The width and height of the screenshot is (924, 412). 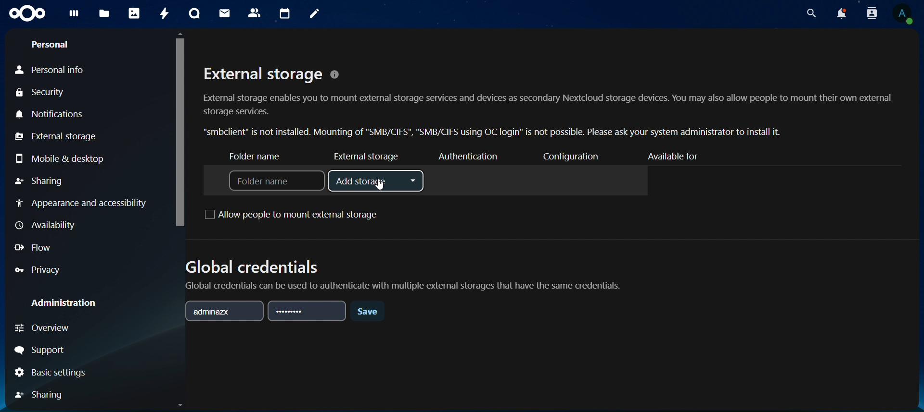 I want to click on cursor, so click(x=383, y=189).